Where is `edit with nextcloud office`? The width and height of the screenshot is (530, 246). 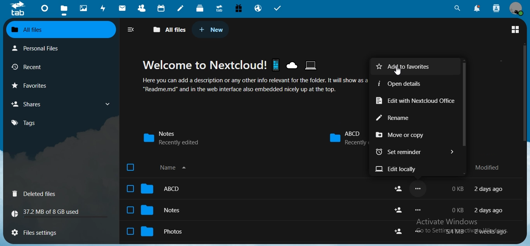 edit with nextcloud office is located at coordinates (416, 101).